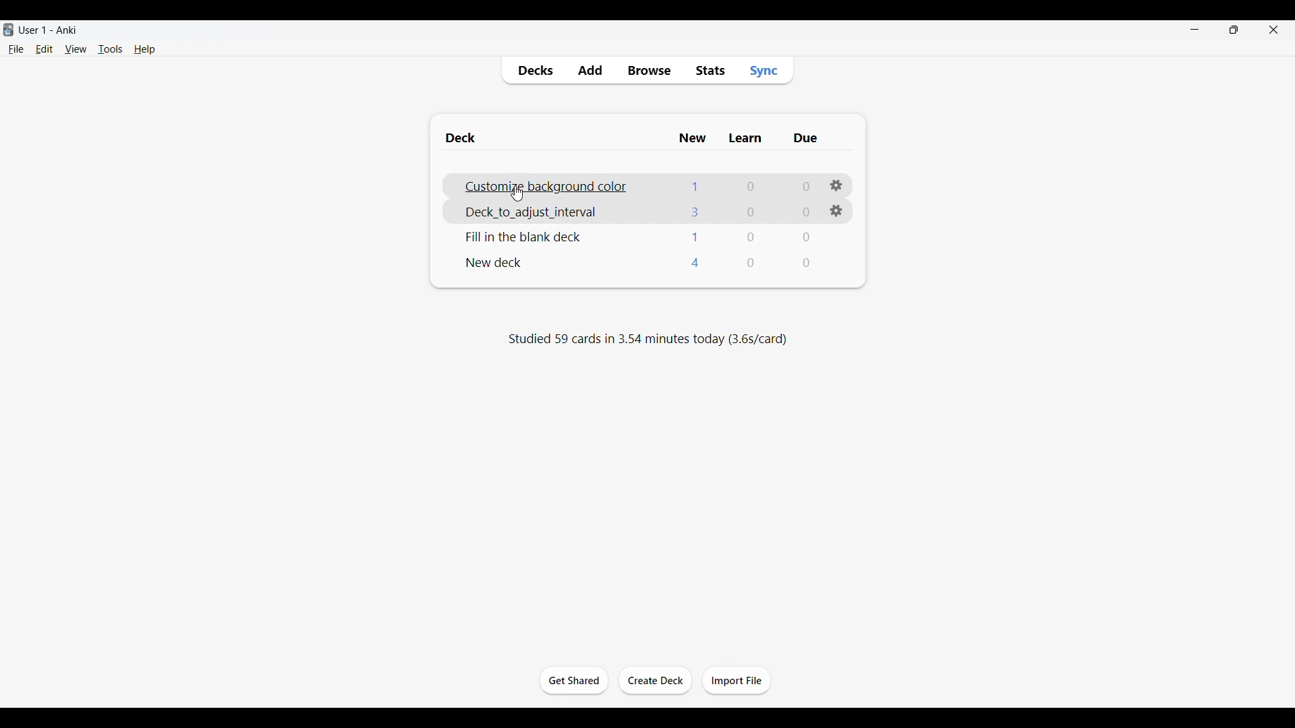  I want to click on File menu, so click(16, 49).